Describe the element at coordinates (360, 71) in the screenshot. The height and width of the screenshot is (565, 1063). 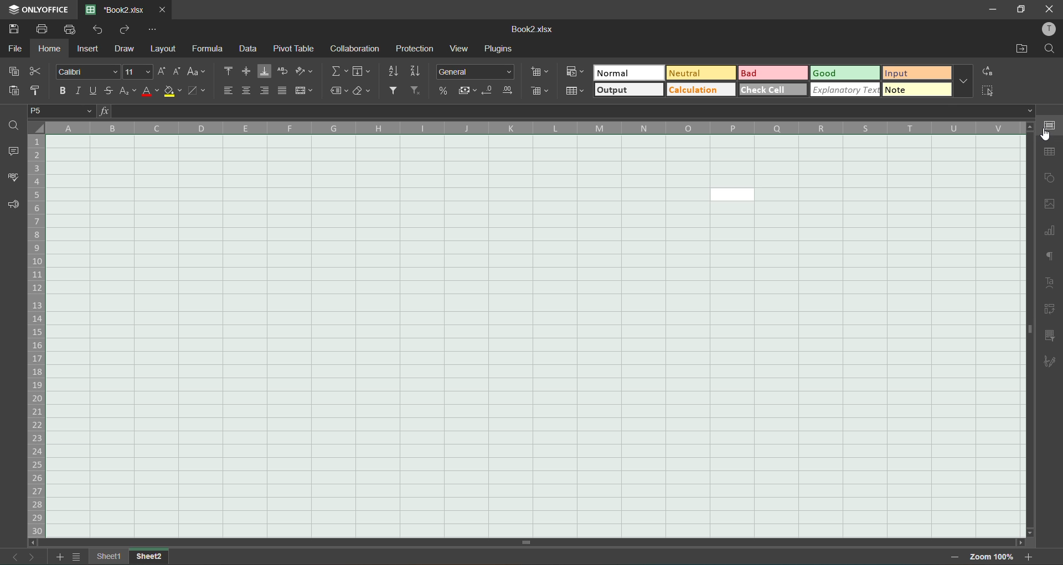
I see `fields` at that location.